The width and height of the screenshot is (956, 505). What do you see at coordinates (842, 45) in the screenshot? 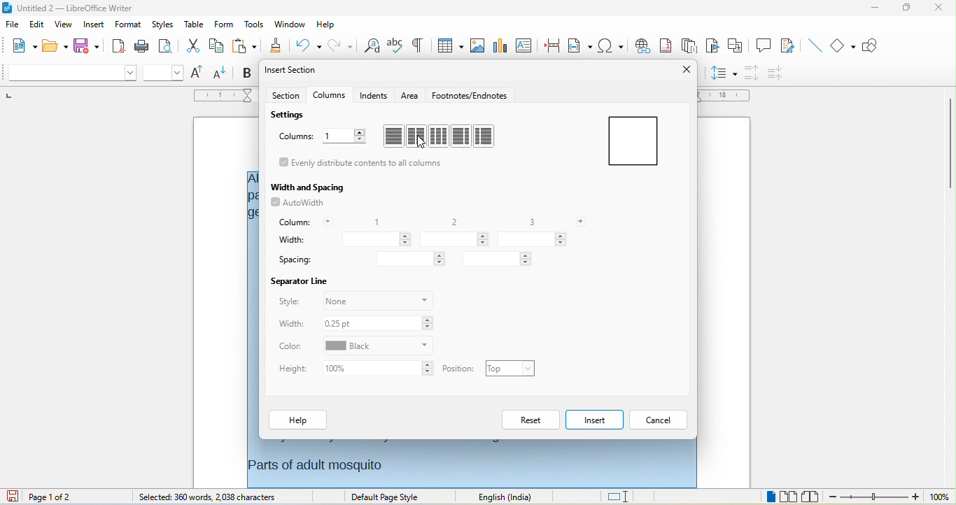
I see `basic shape` at bounding box center [842, 45].